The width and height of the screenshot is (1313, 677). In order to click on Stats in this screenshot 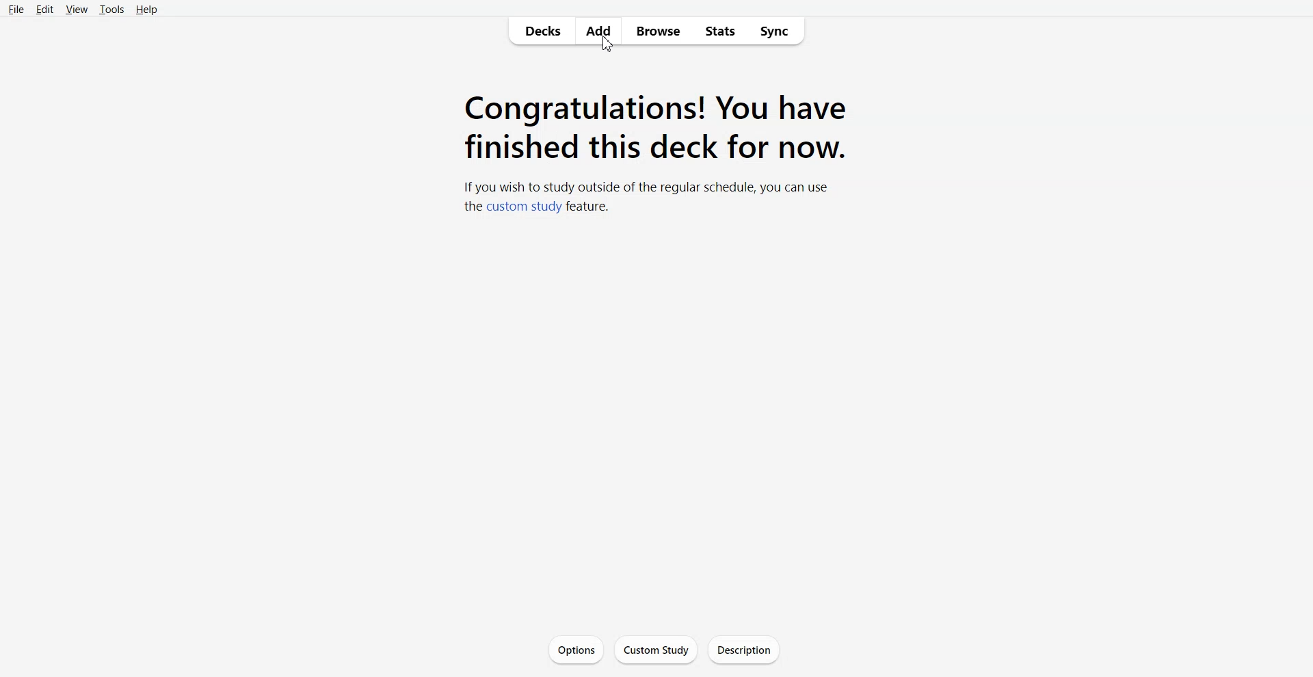, I will do `click(720, 31)`.